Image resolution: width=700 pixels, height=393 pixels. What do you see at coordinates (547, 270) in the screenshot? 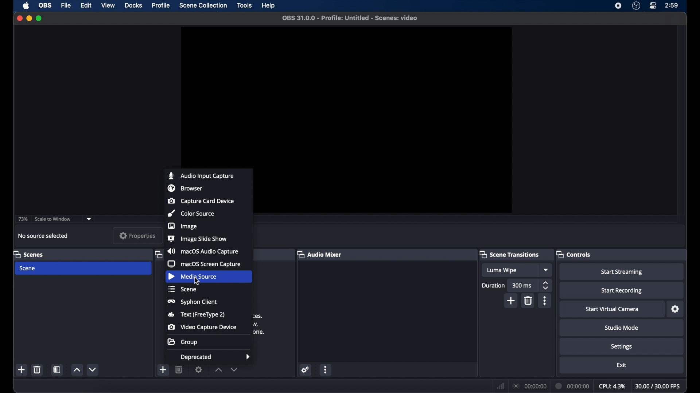
I see `dropdown` at bounding box center [547, 270].